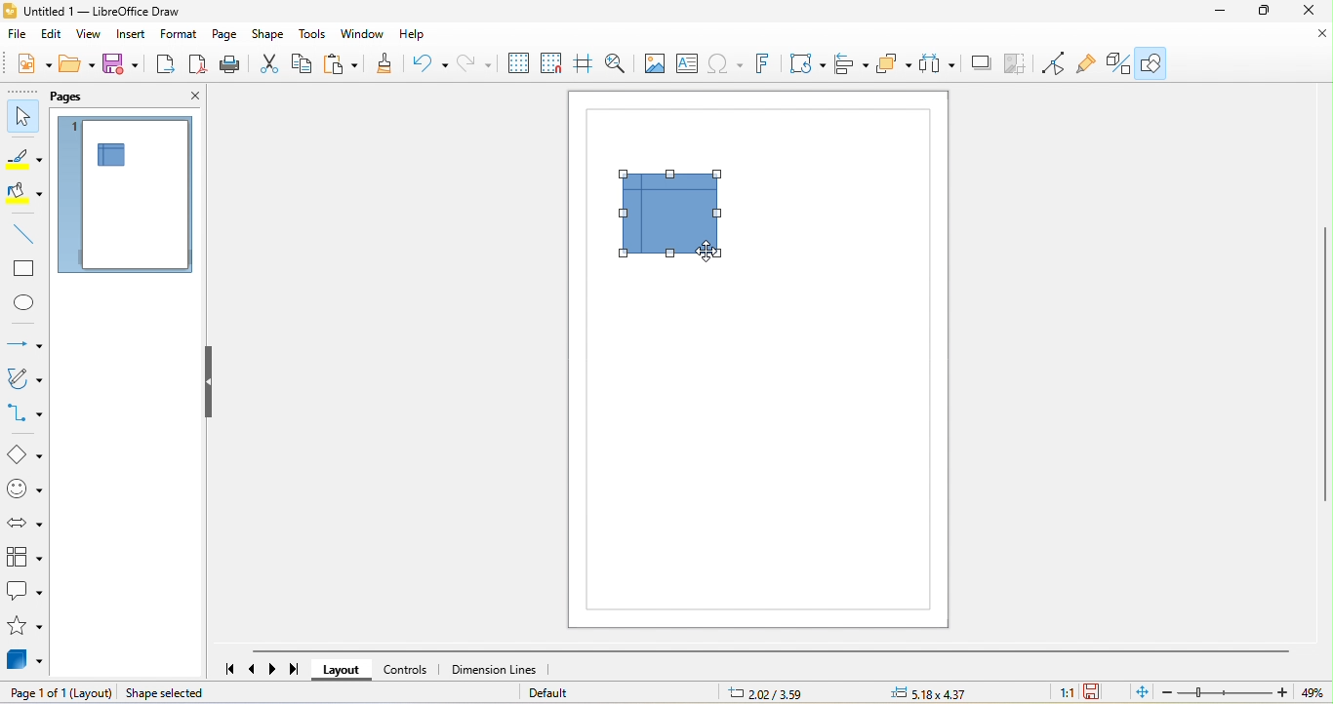 The height and width of the screenshot is (704, 1333). What do you see at coordinates (618, 63) in the screenshot?
I see `zoom and pan` at bounding box center [618, 63].